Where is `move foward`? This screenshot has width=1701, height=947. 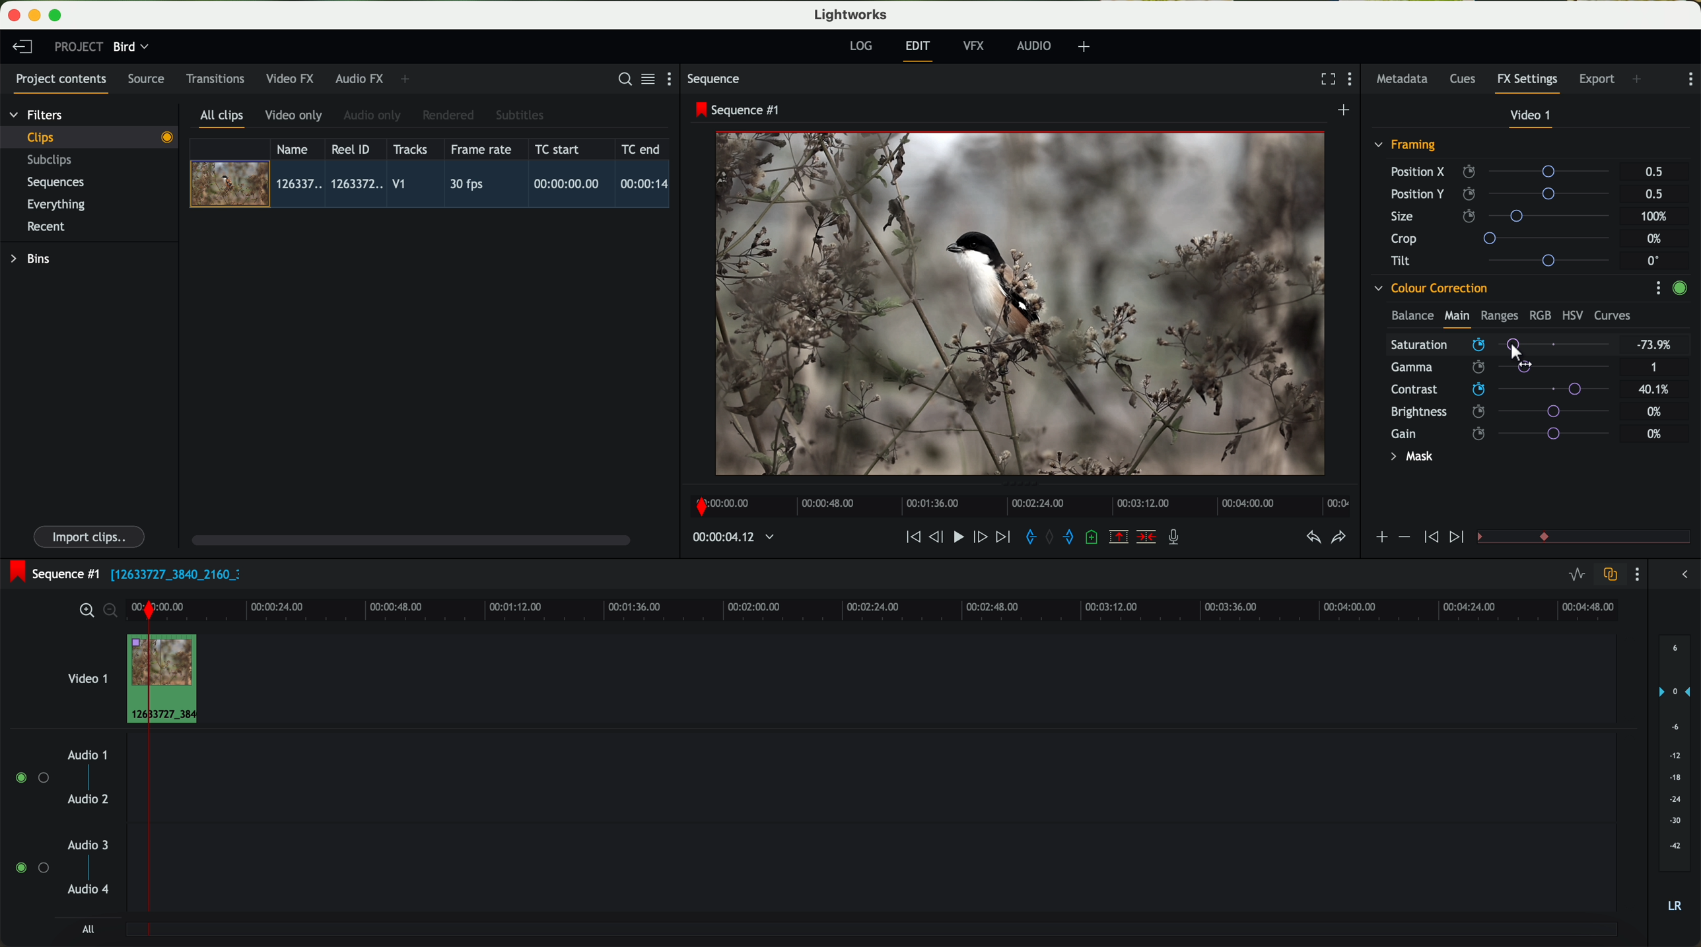 move foward is located at coordinates (1002, 537).